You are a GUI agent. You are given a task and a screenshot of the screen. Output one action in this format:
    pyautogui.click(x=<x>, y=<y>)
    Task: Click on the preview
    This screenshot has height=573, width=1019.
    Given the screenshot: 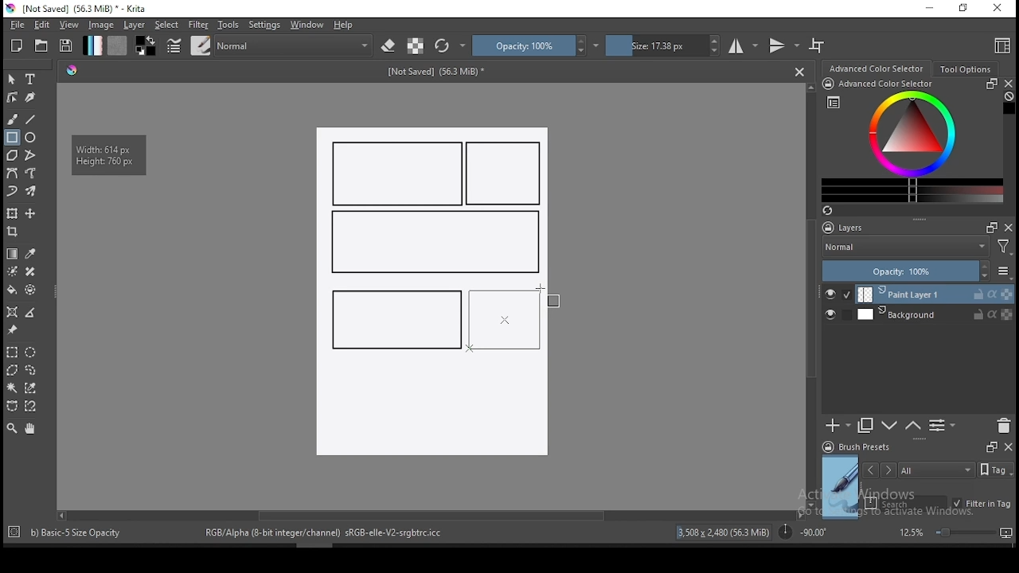 What is the action you would take?
    pyautogui.click(x=841, y=487)
    